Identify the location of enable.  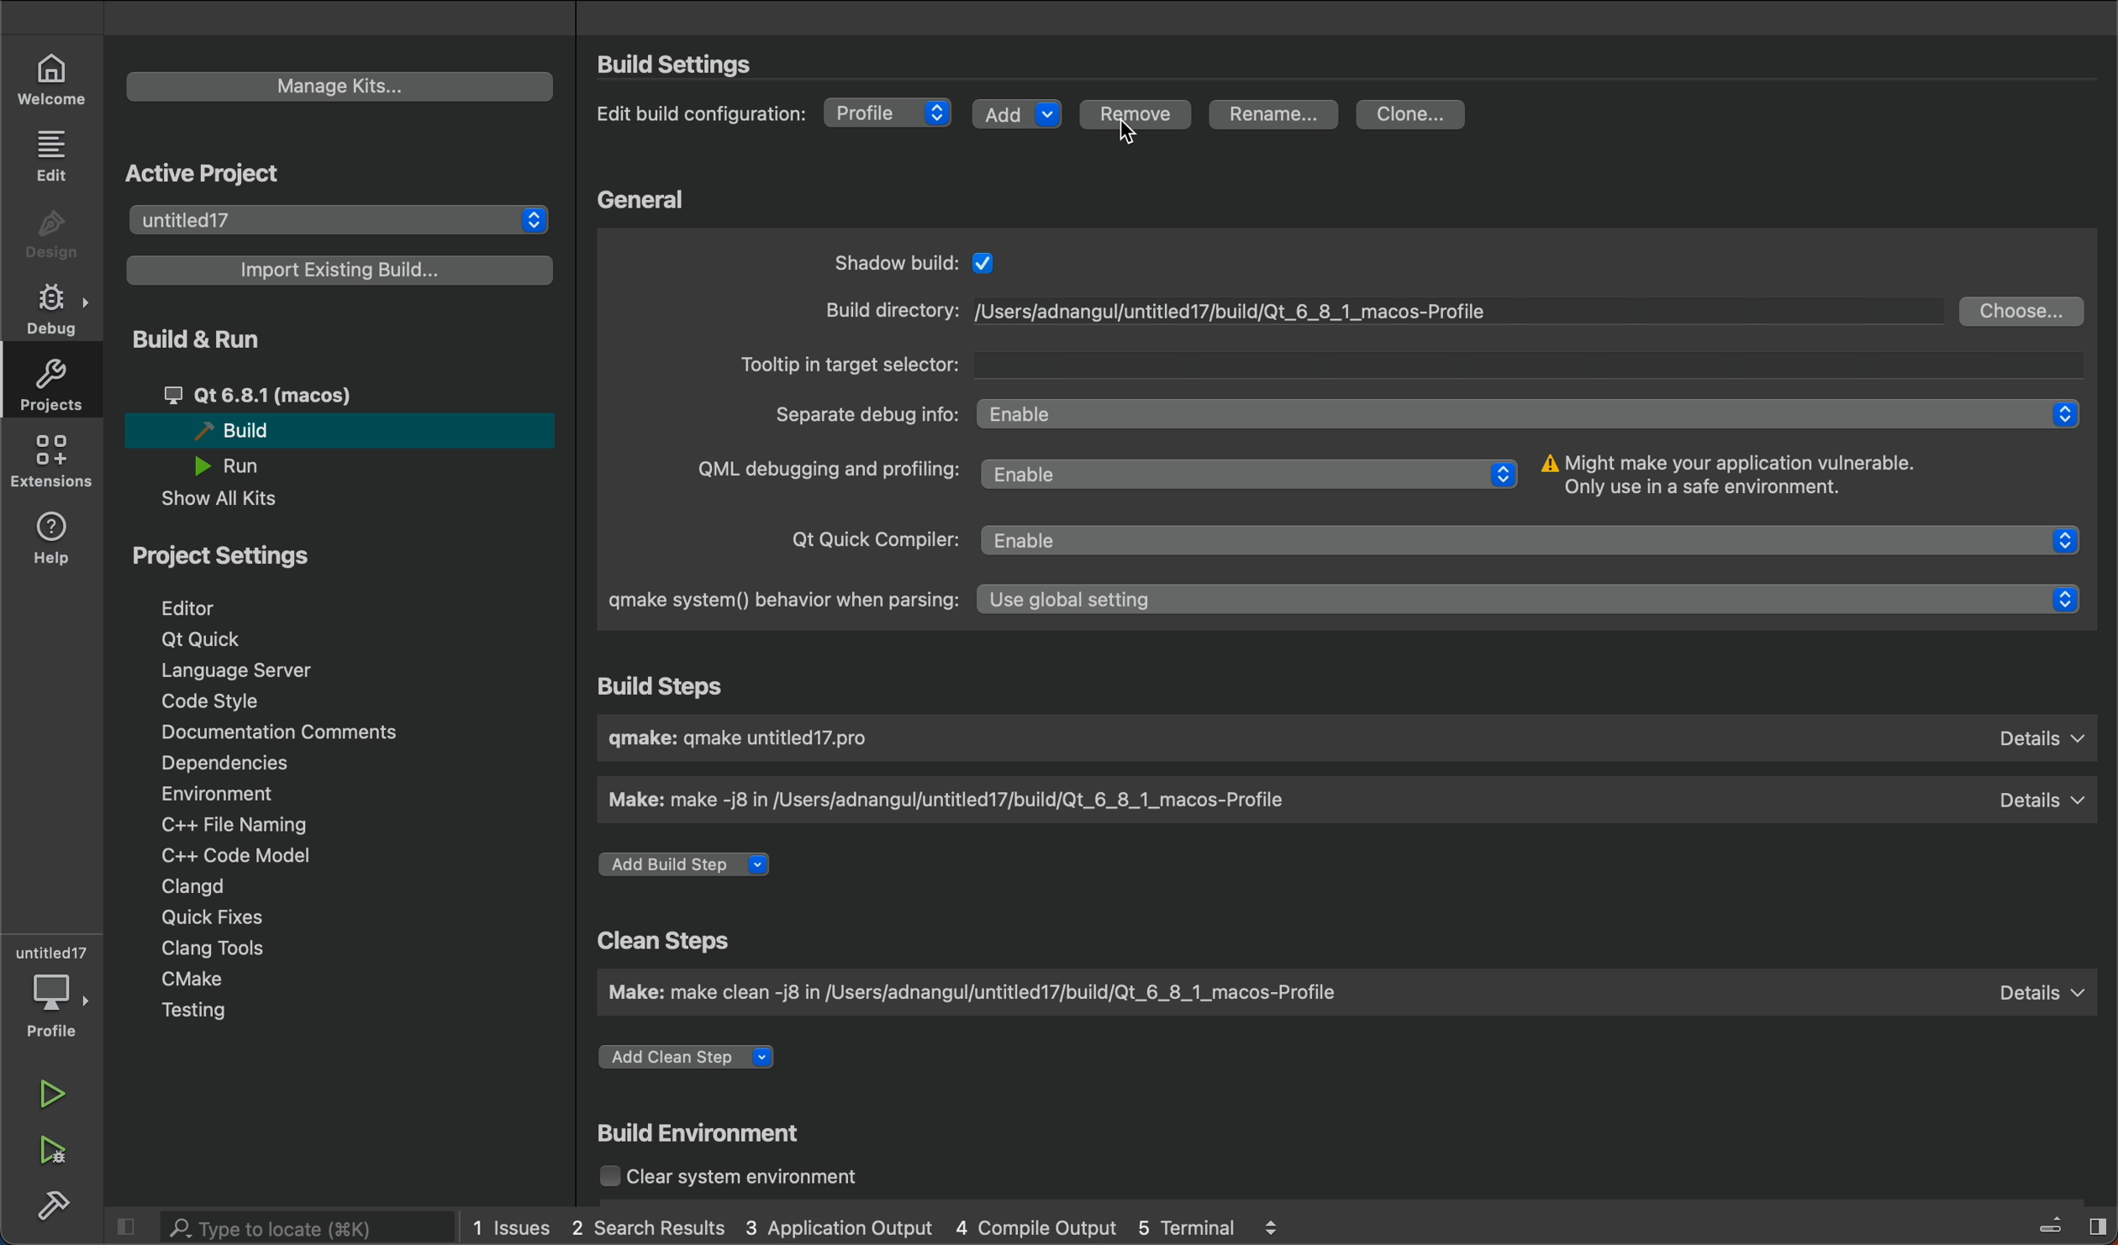
(1255, 475).